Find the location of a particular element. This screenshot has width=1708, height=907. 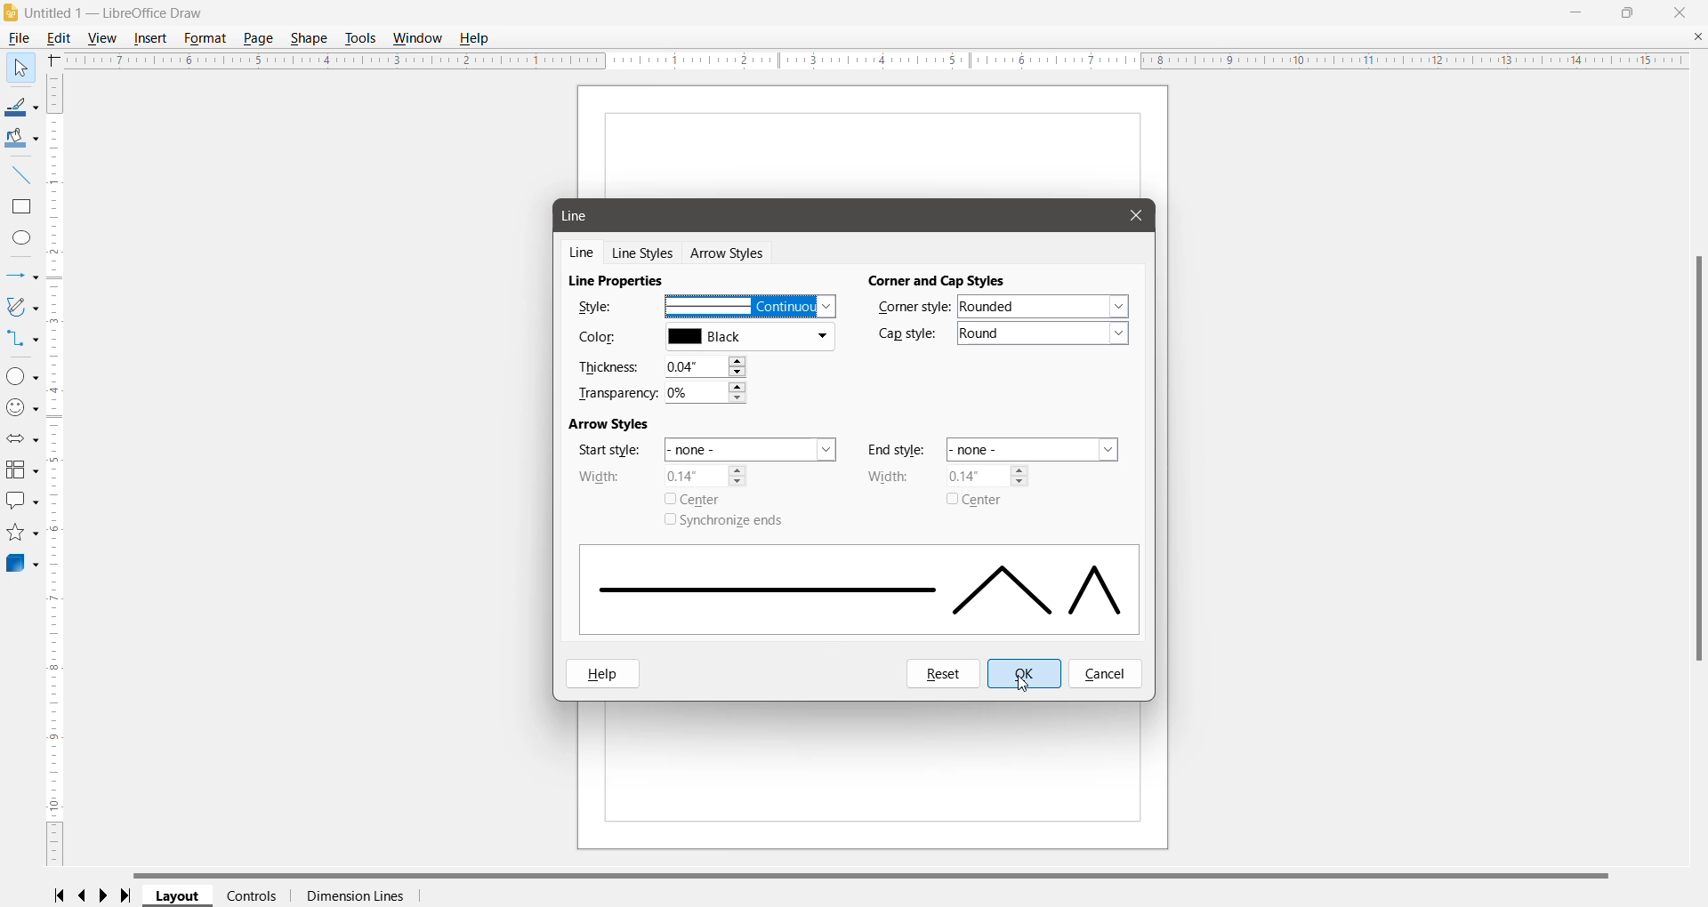

Reset is located at coordinates (943, 674).